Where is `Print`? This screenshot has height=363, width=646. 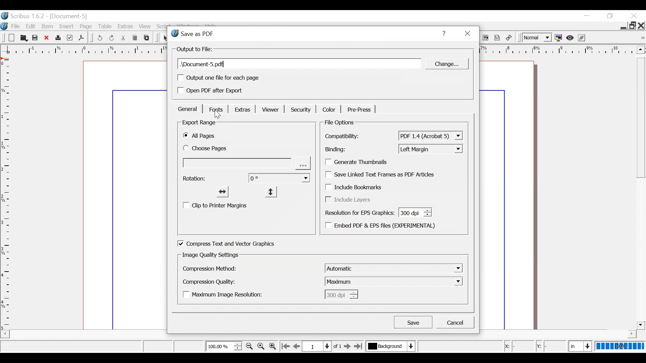
Print is located at coordinates (58, 38).